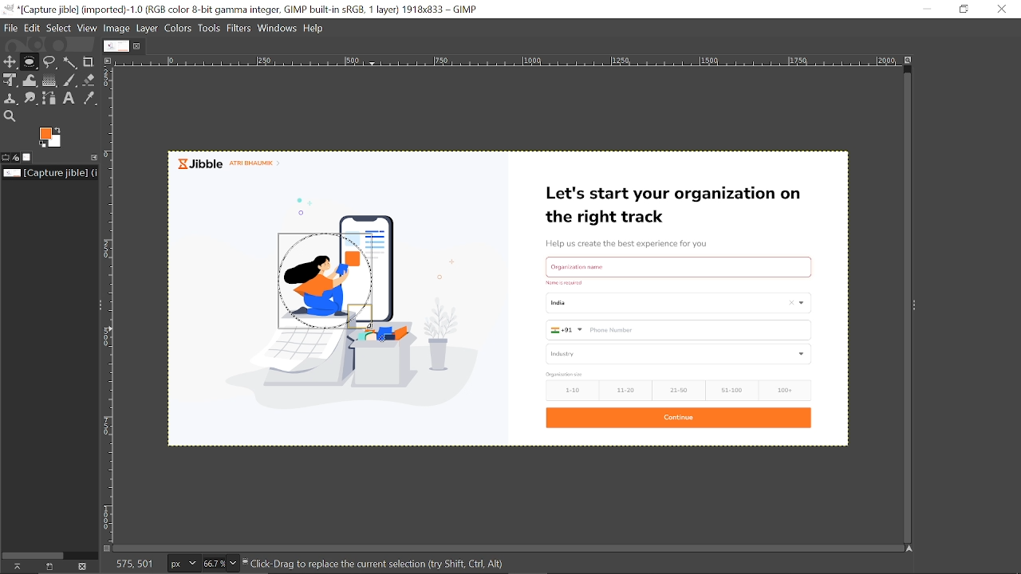  What do you see at coordinates (906, 61) in the screenshot?
I see `Zoom image when window size change` at bounding box center [906, 61].